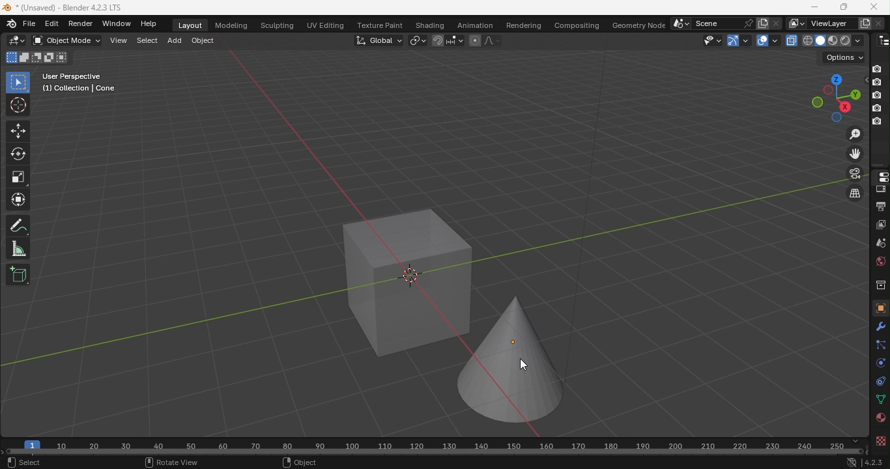 This screenshot has height=469, width=890. What do you see at coordinates (49, 58) in the screenshot?
I see `Mode` at bounding box center [49, 58].